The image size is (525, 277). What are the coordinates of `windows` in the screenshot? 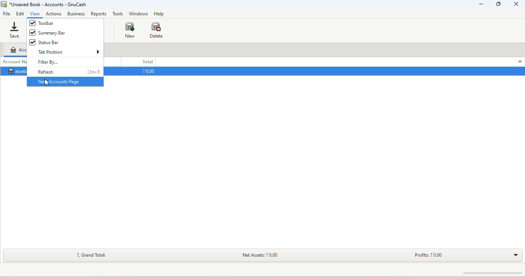 It's located at (139, 14).